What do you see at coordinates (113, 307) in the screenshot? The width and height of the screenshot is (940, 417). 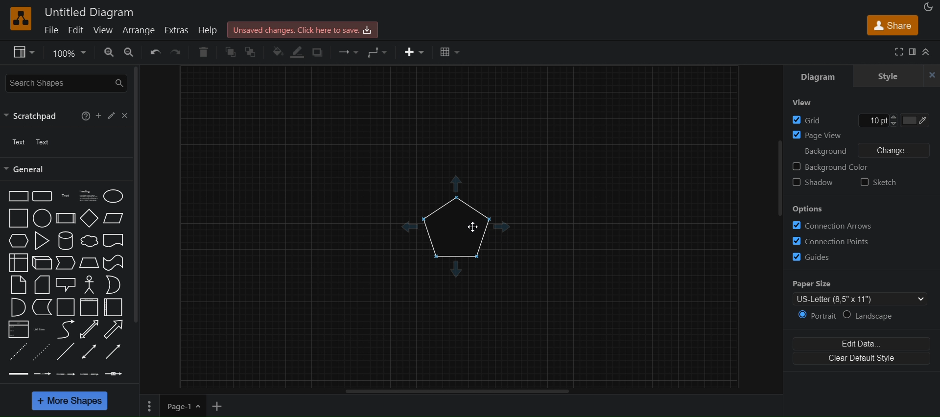 I see `Horizontal container` at bounding box center [113, 307].